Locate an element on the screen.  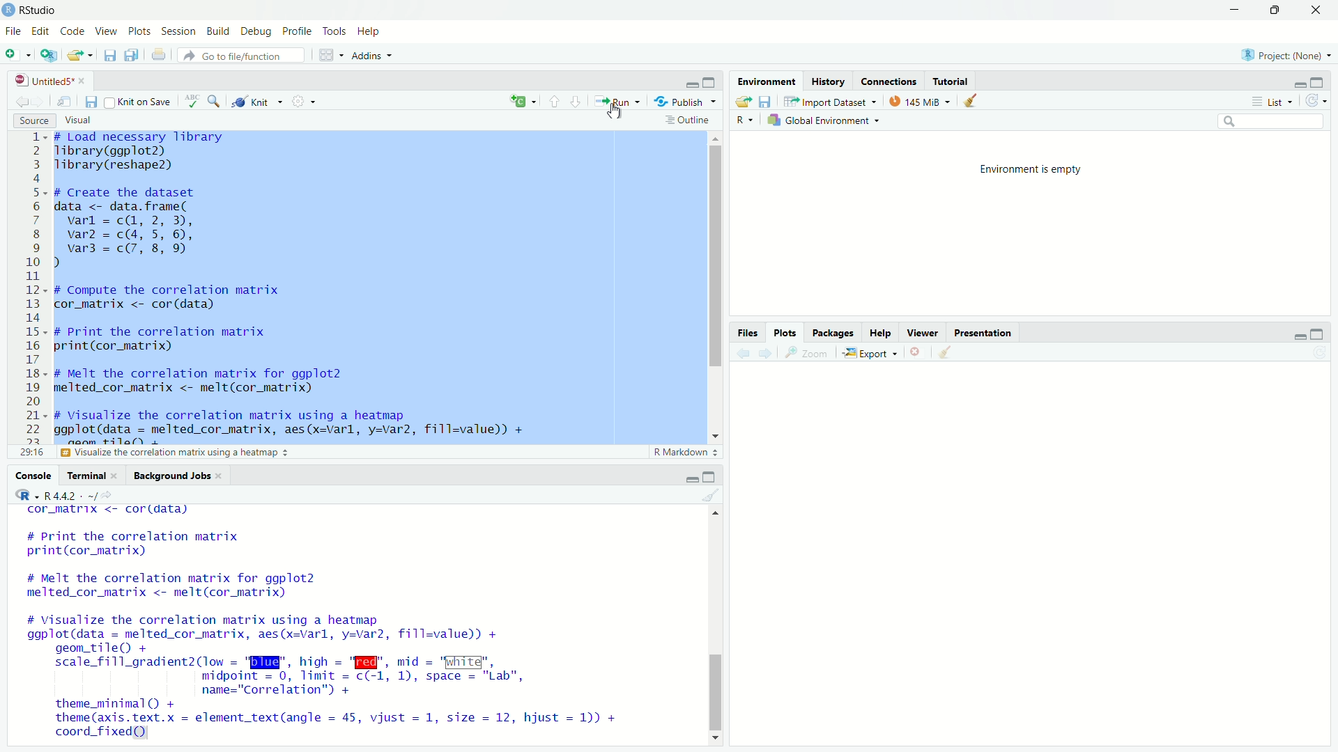
global environment is located at coordinates (824, 121).